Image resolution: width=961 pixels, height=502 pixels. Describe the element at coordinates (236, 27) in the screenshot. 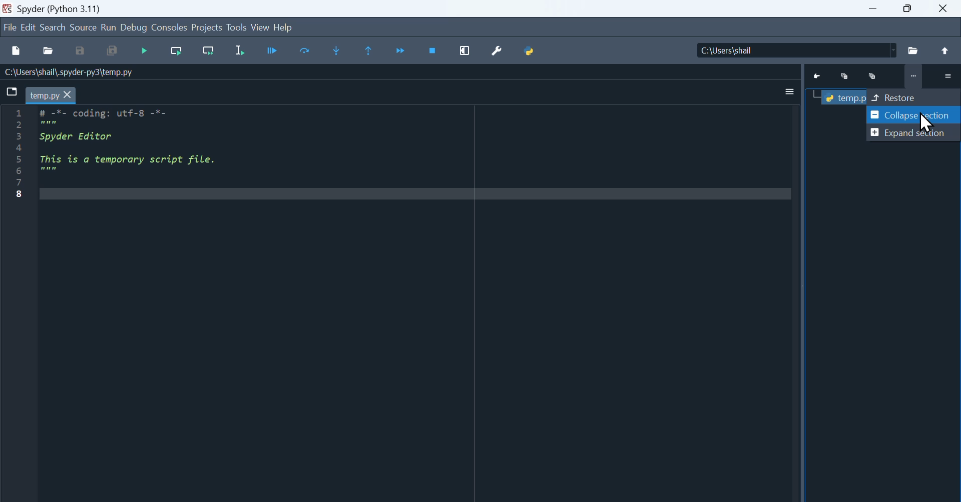

I see `Tools` at that location.